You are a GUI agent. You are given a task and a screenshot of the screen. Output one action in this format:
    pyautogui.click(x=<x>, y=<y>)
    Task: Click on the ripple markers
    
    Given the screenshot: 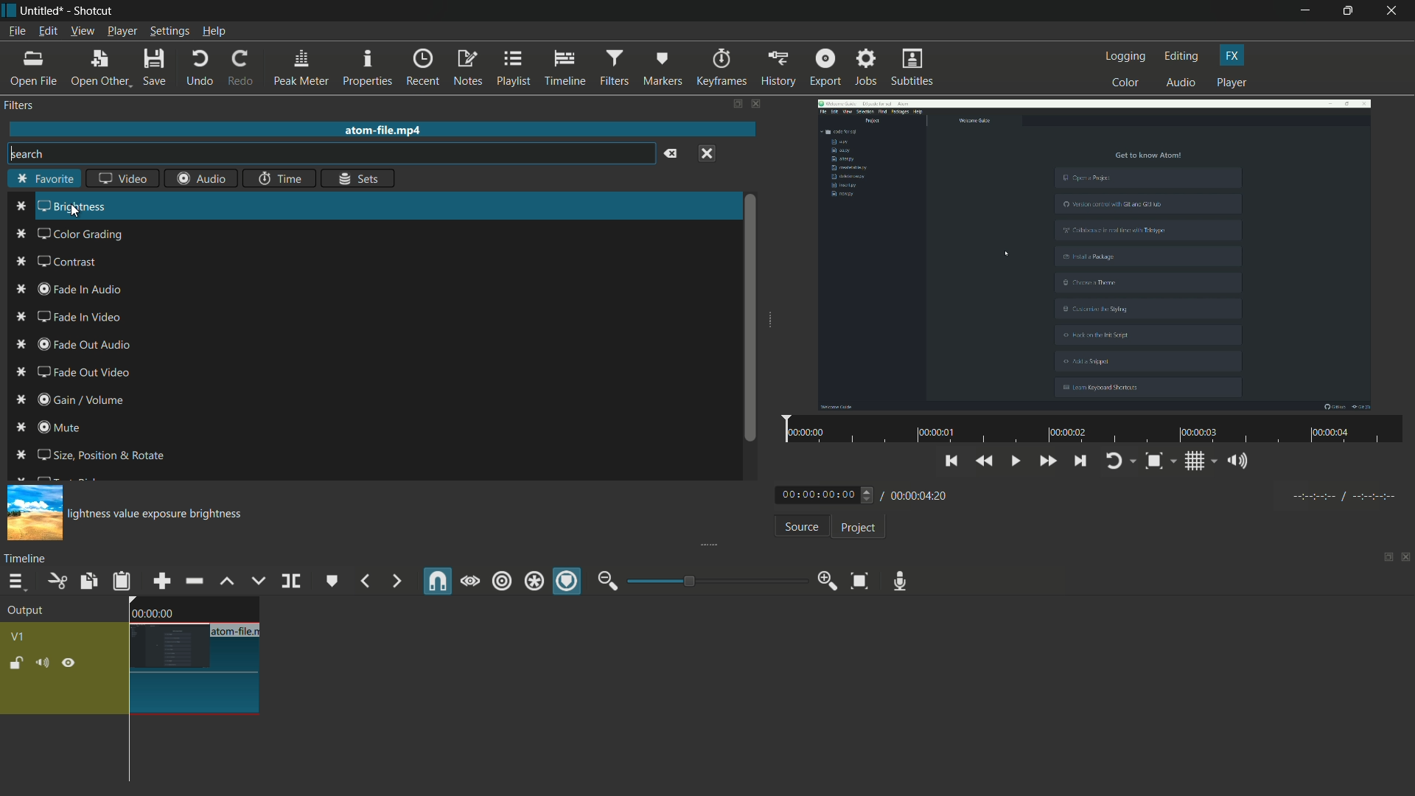 What is the action you would take?
    pyautogui.click(x=568, y=582)
    